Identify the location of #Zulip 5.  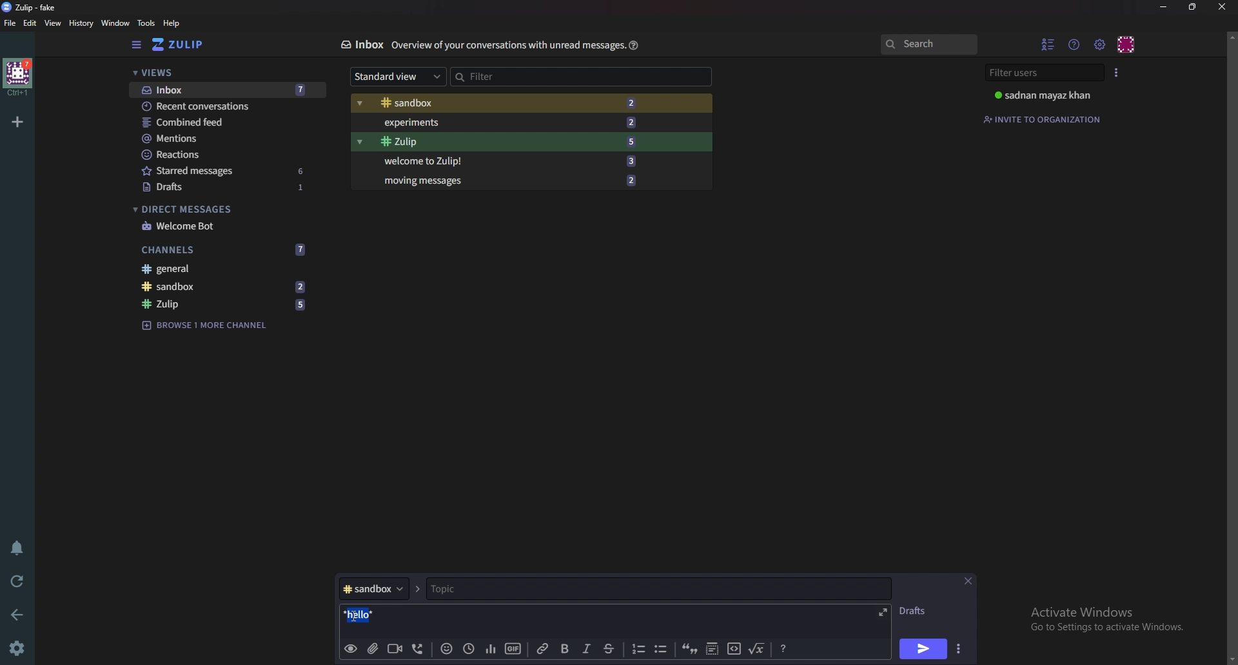
(508, 142).